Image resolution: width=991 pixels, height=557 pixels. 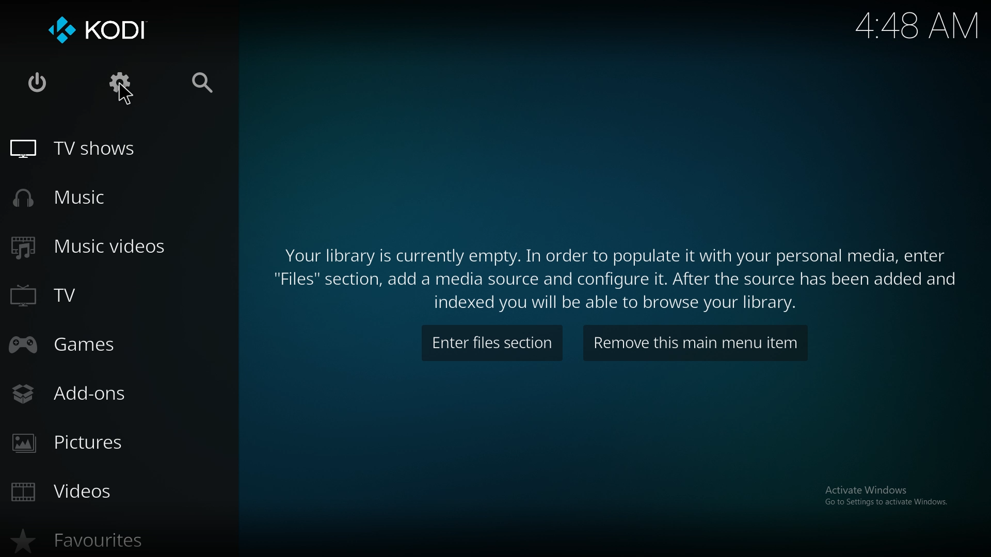 I want to click on remove item, so click(x=697, y=343).